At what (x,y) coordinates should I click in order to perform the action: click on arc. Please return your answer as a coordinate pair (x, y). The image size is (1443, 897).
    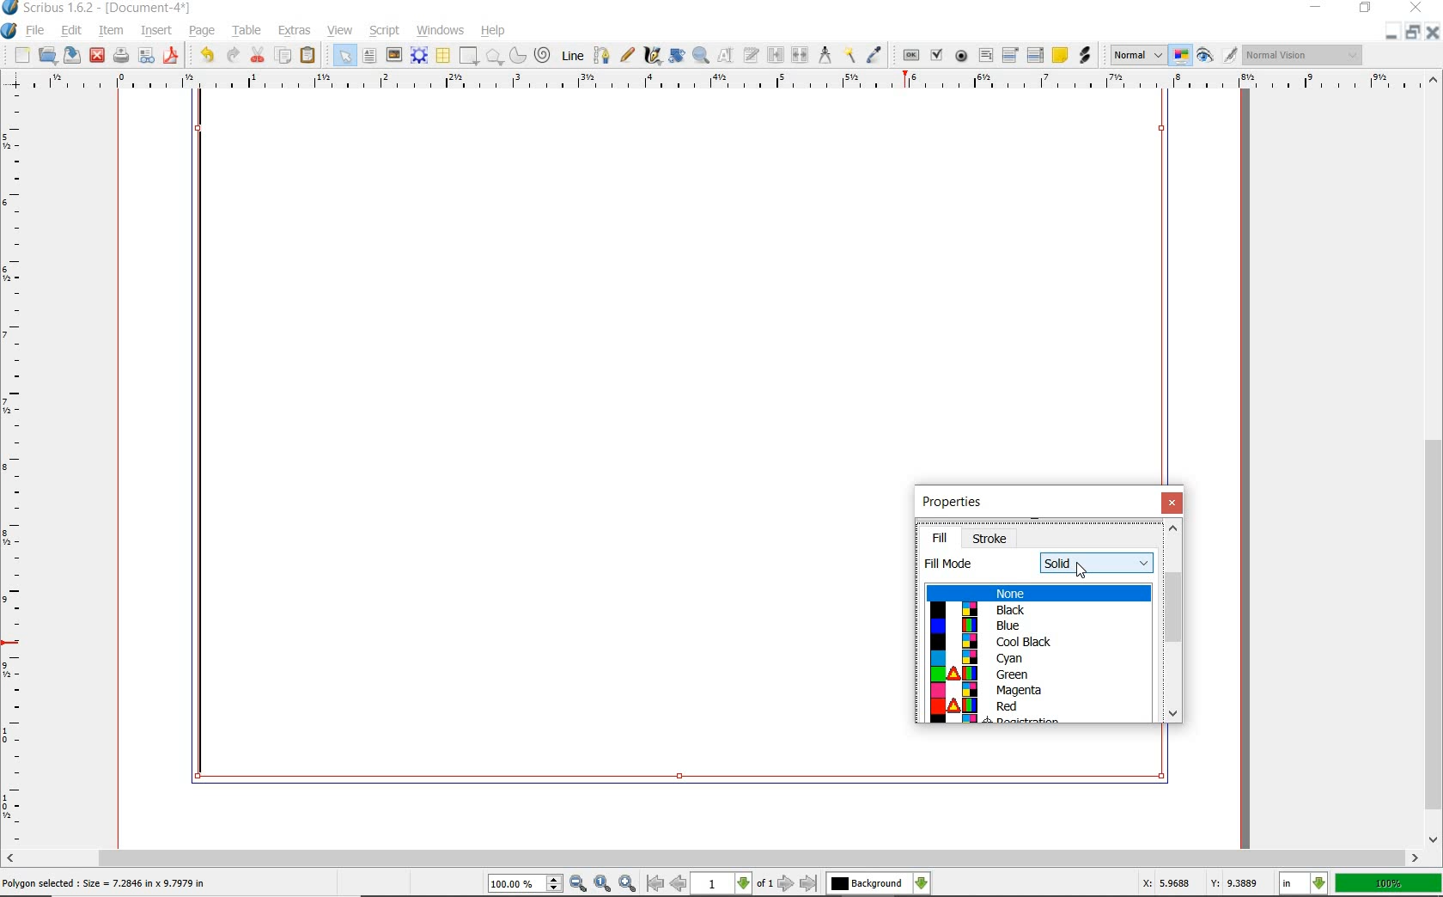
    Looking at the image, I should click on (518, 54).